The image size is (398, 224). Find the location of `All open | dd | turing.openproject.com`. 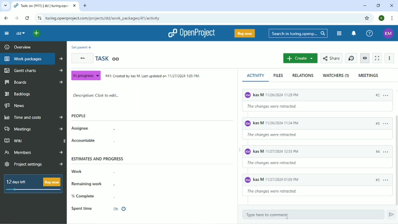

All open | dd | turing.openproject.com is located at coordinates (44, 6).